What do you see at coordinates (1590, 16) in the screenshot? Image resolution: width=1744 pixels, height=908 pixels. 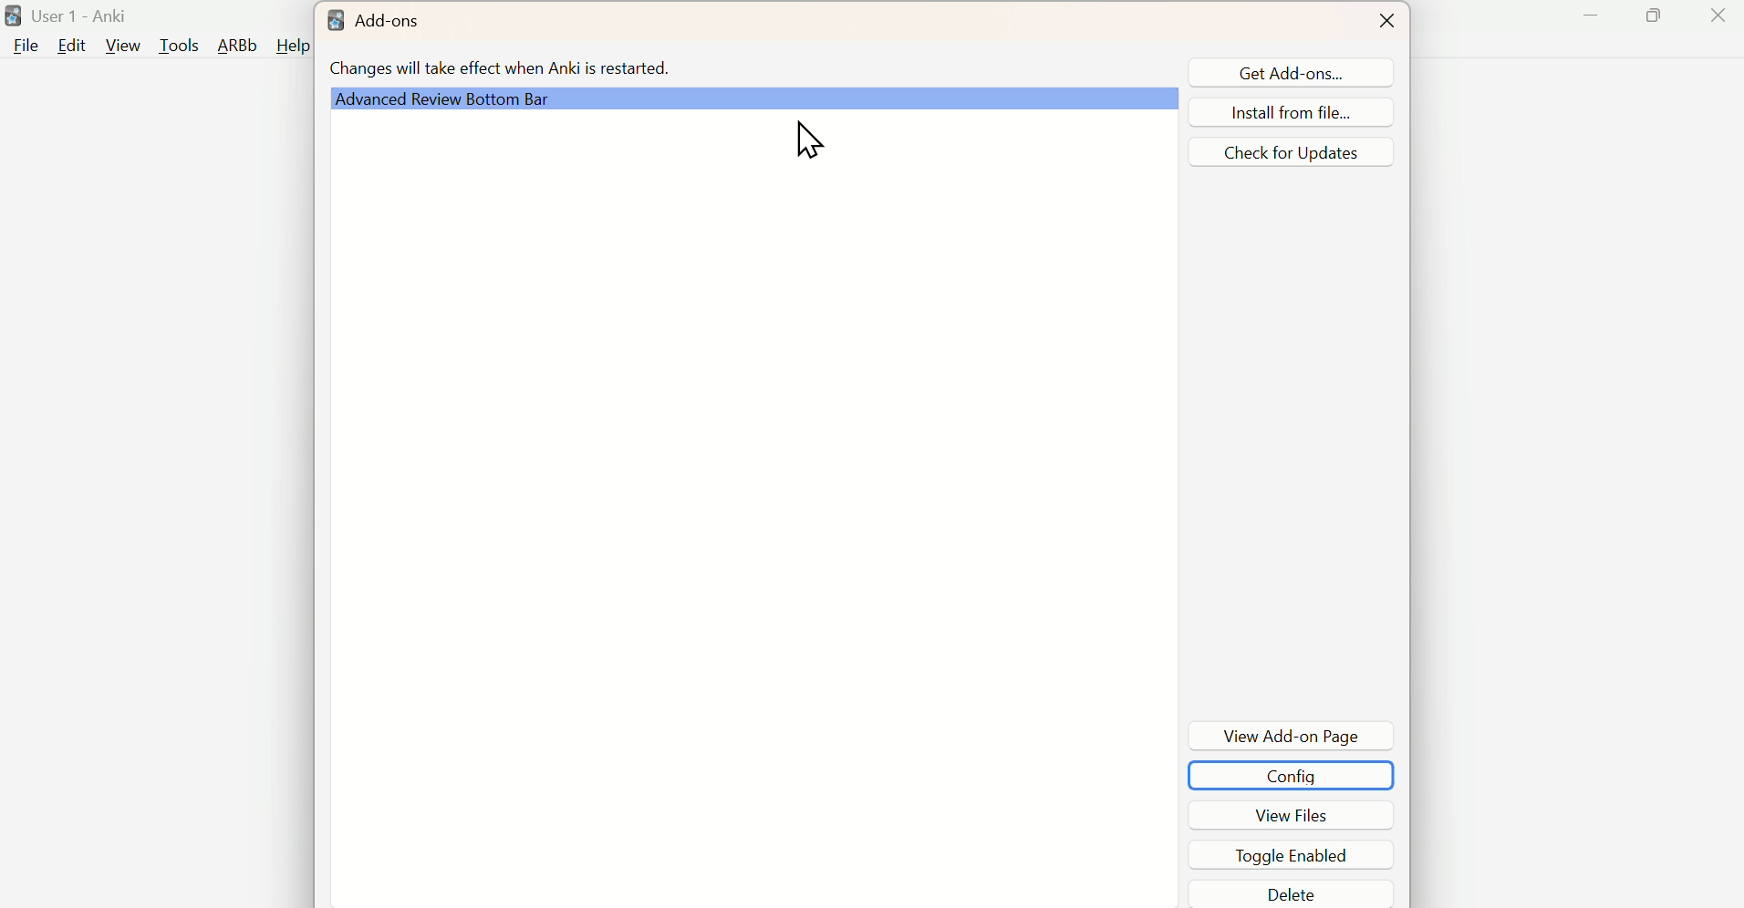 I see `Minimize` at bounding box center [1590, 16].